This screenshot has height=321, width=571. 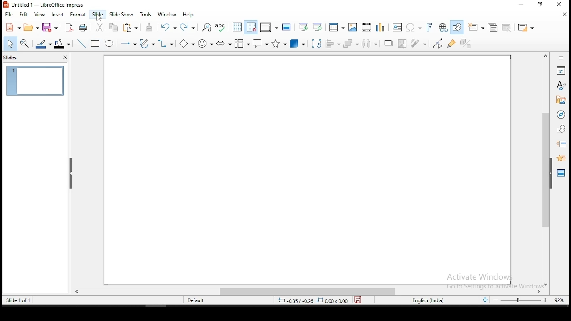 What do you see at coordinates (99, 17) in the screenshot?
I see `mouse pointer` at bounding box center [99, 17].